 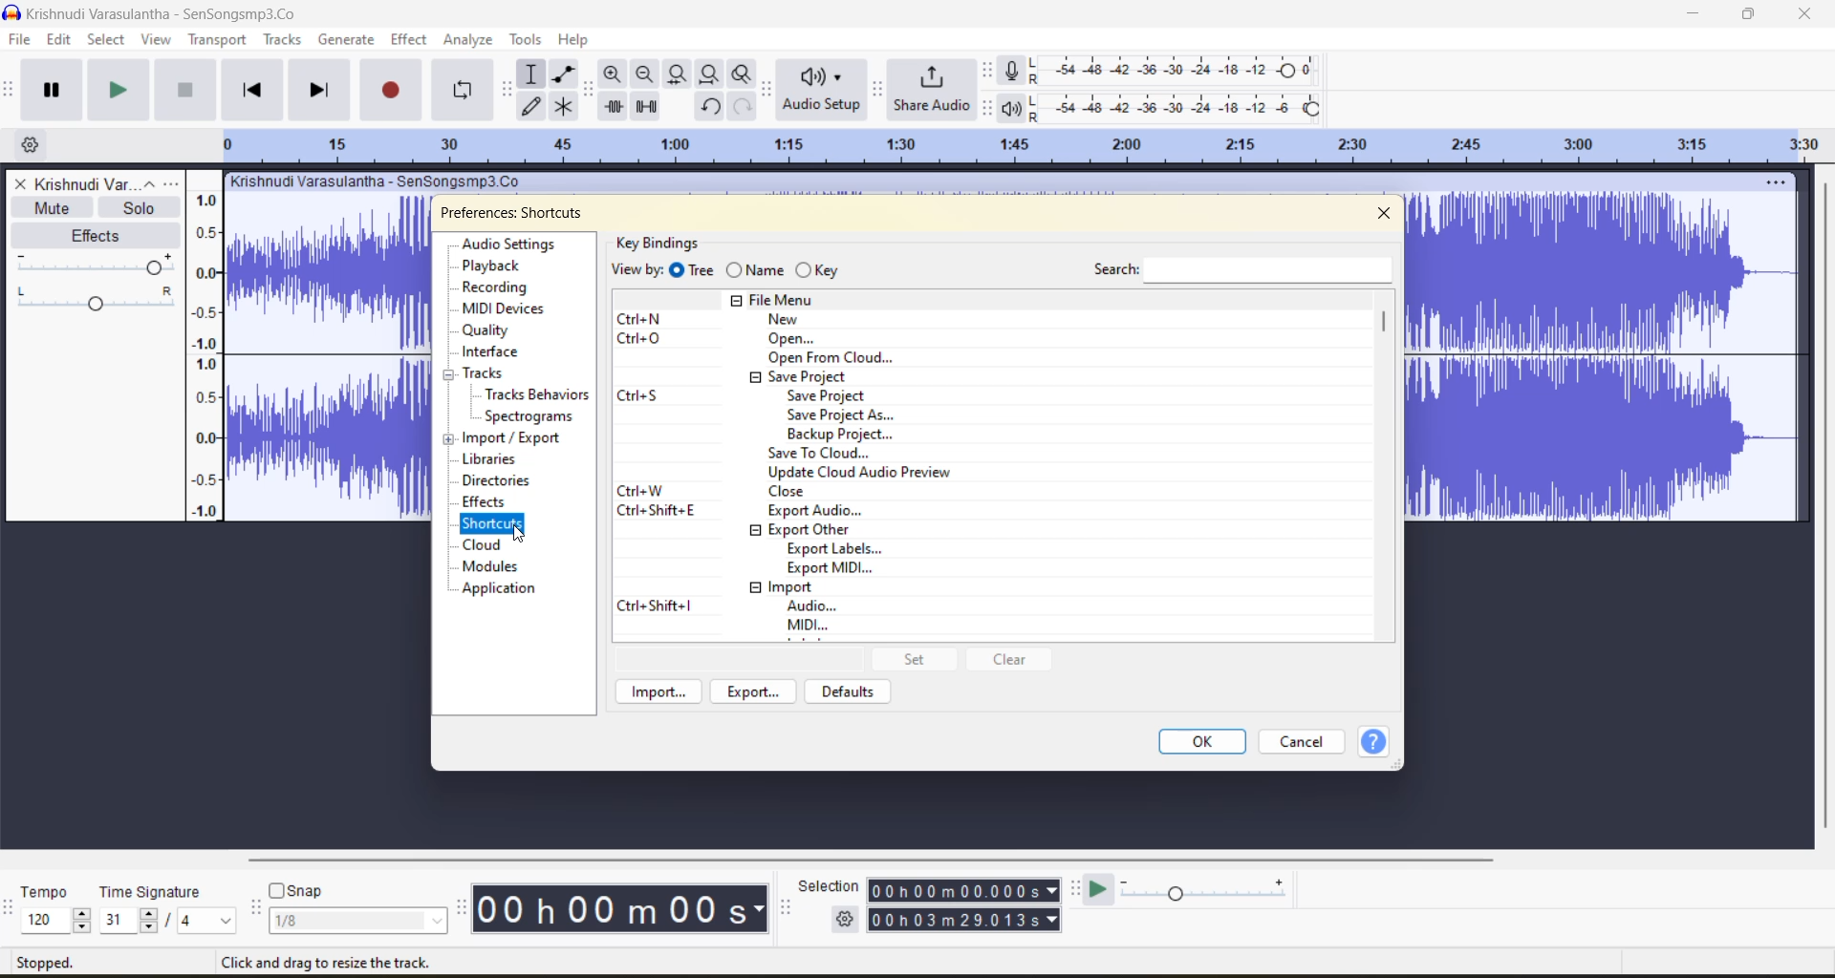 I want to click on maximize, so click(x=1753, y=14).